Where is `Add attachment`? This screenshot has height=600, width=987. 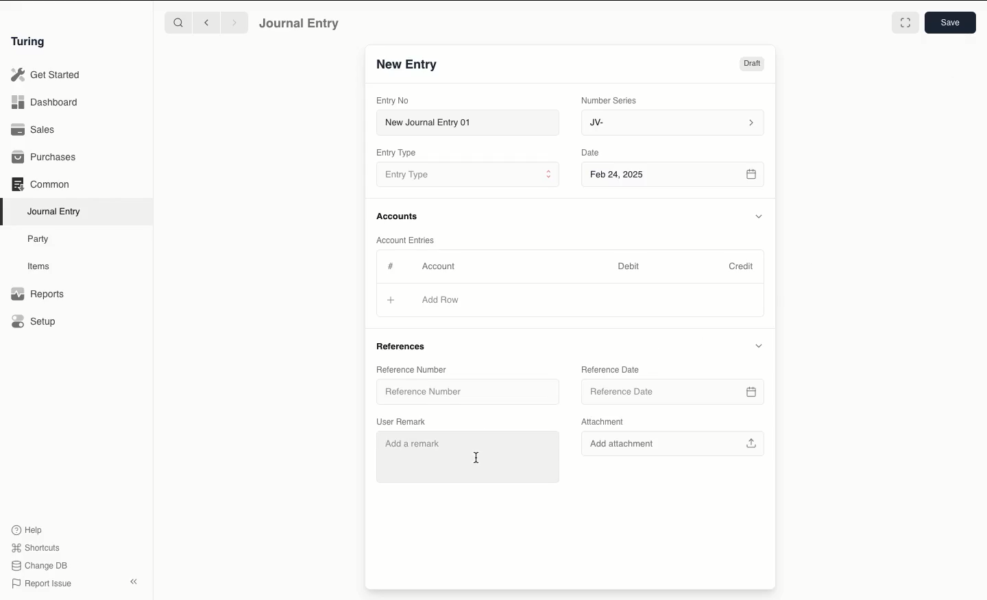
Add attachment is located at coordinates (673, 443).